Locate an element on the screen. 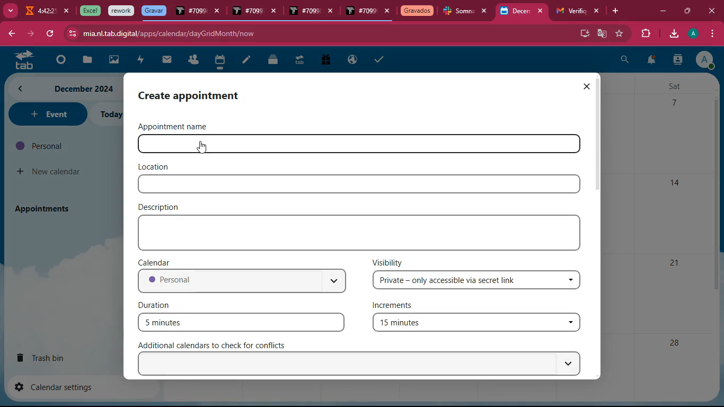 The height and width of the screenshot is (407, 724). additional calendar is located at coordinates (218, 345).